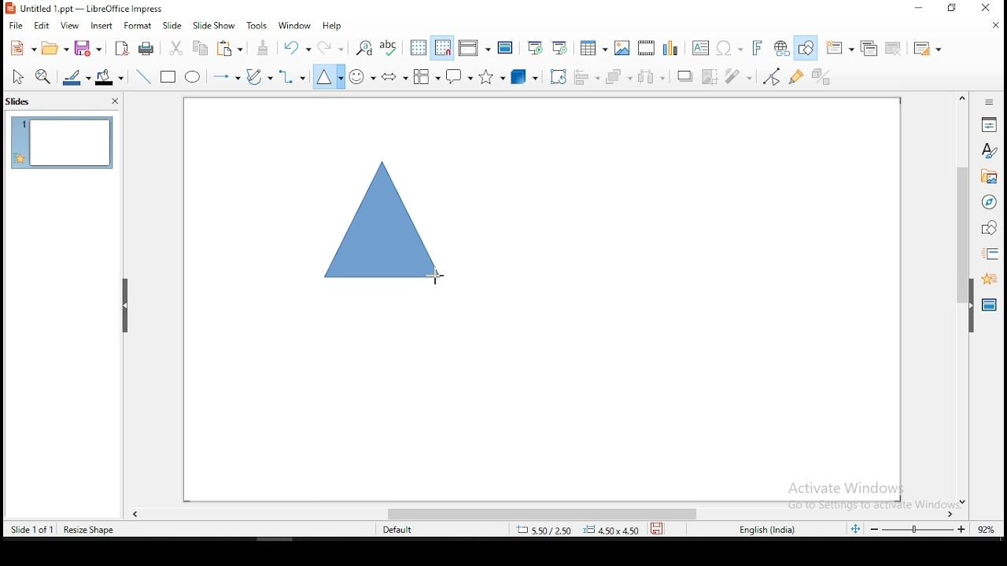 The height and width of the screenshot is (566, 1007). What do you see at coordinates (330, 47) in the screenshot?
I see `redo` at bounding box center [330, 47].